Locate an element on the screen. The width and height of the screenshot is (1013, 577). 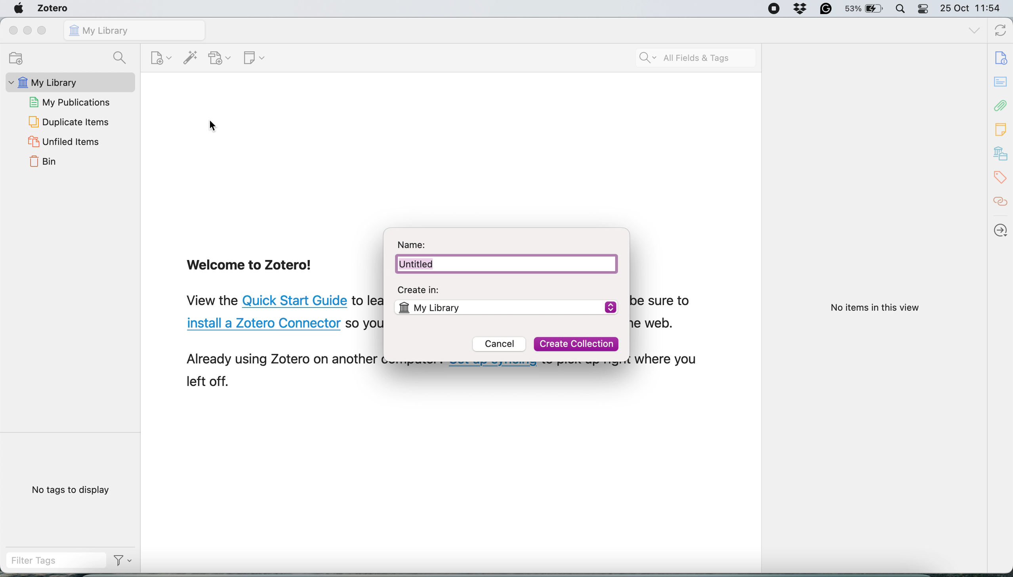
library is located at coordinates (1001, 155).